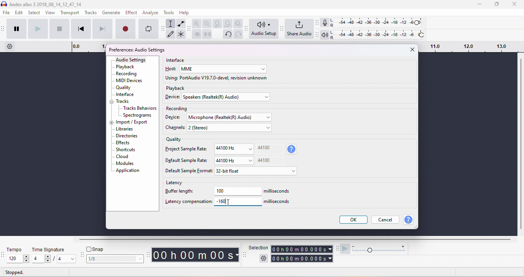 The height and width of the screenshot is (277, 524). Describe the element at coordinates (282, 29) in the screenshot. I see `Audacity share audio toolbar` at that location.